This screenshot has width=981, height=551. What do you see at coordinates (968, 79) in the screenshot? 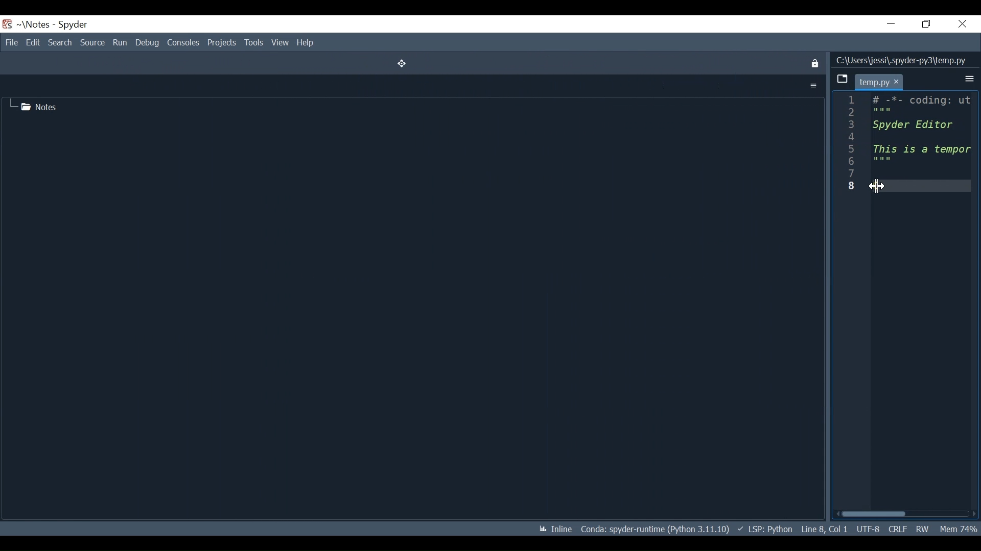
I see `More Options` at bounding box center [968, 79].